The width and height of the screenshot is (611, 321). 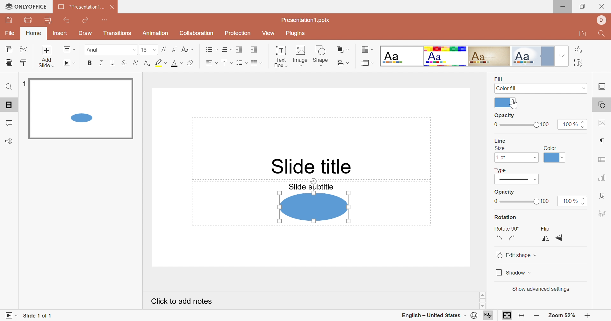 What do you see at coordinates (496, 201) in the screenshot?
I see `0` at bounding box center [496, 201].